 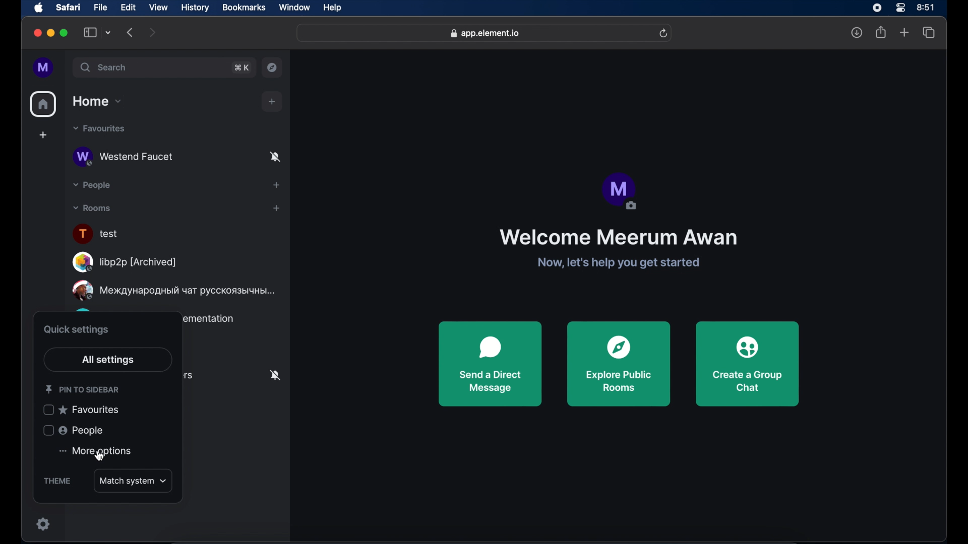 What do you see at coordinates (43, 135) in the screenshot?
I see `create space` at bounding box center [43, 135].